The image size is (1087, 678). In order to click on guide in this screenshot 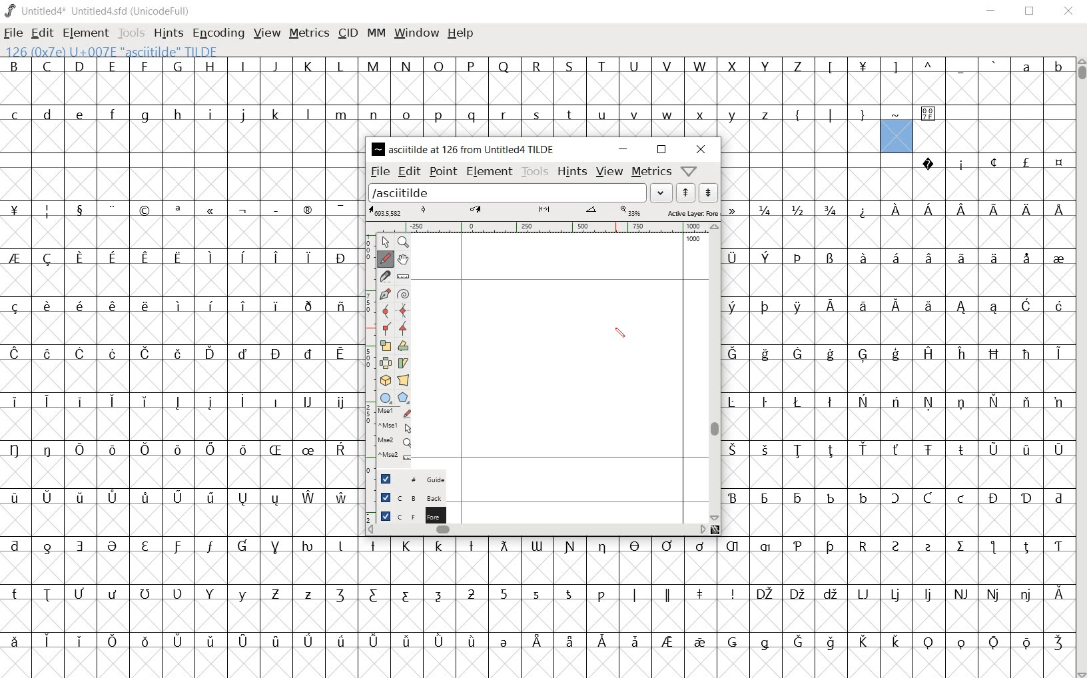, I will do `click(404, 476)`.